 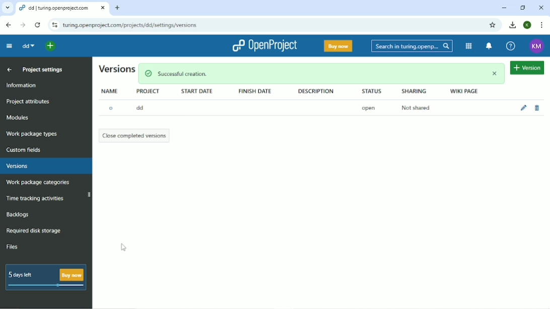 What do you see at coordinates (257, 92) in the screenshot?
I see `Finish date` at bounding box center [257, 92].